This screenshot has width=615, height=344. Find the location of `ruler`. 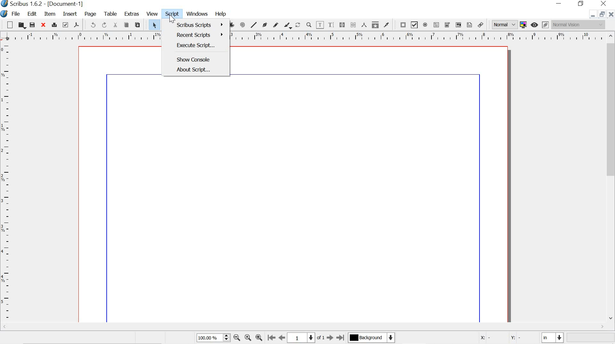

ruler is located at coordinates (6, 183).